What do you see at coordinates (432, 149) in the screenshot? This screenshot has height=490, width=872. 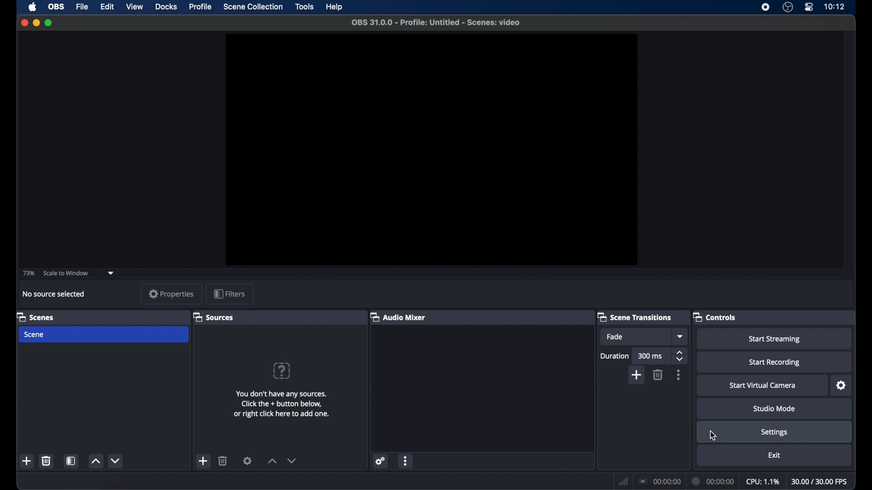 I see `preview` at bounding box center [432, 149].